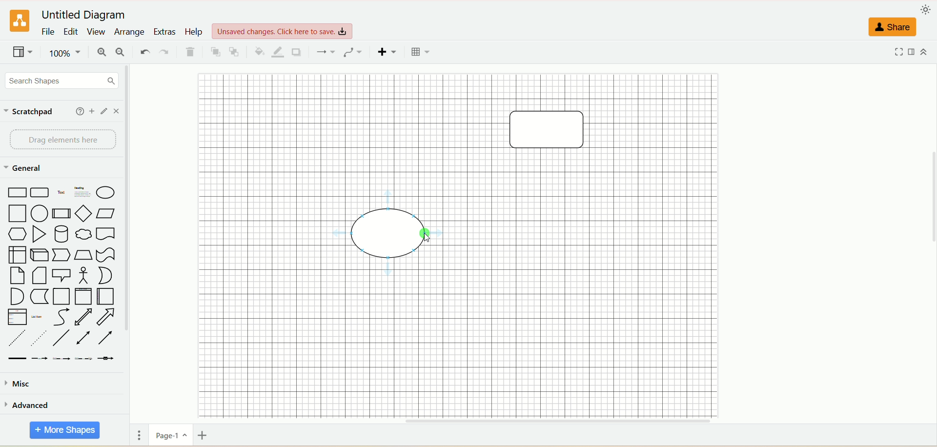 The height and width of the screenshot is (447, 937). What do you see at coordinates (86, 13) in the screenshot?
I see `title` at bounding box center [86, 13].